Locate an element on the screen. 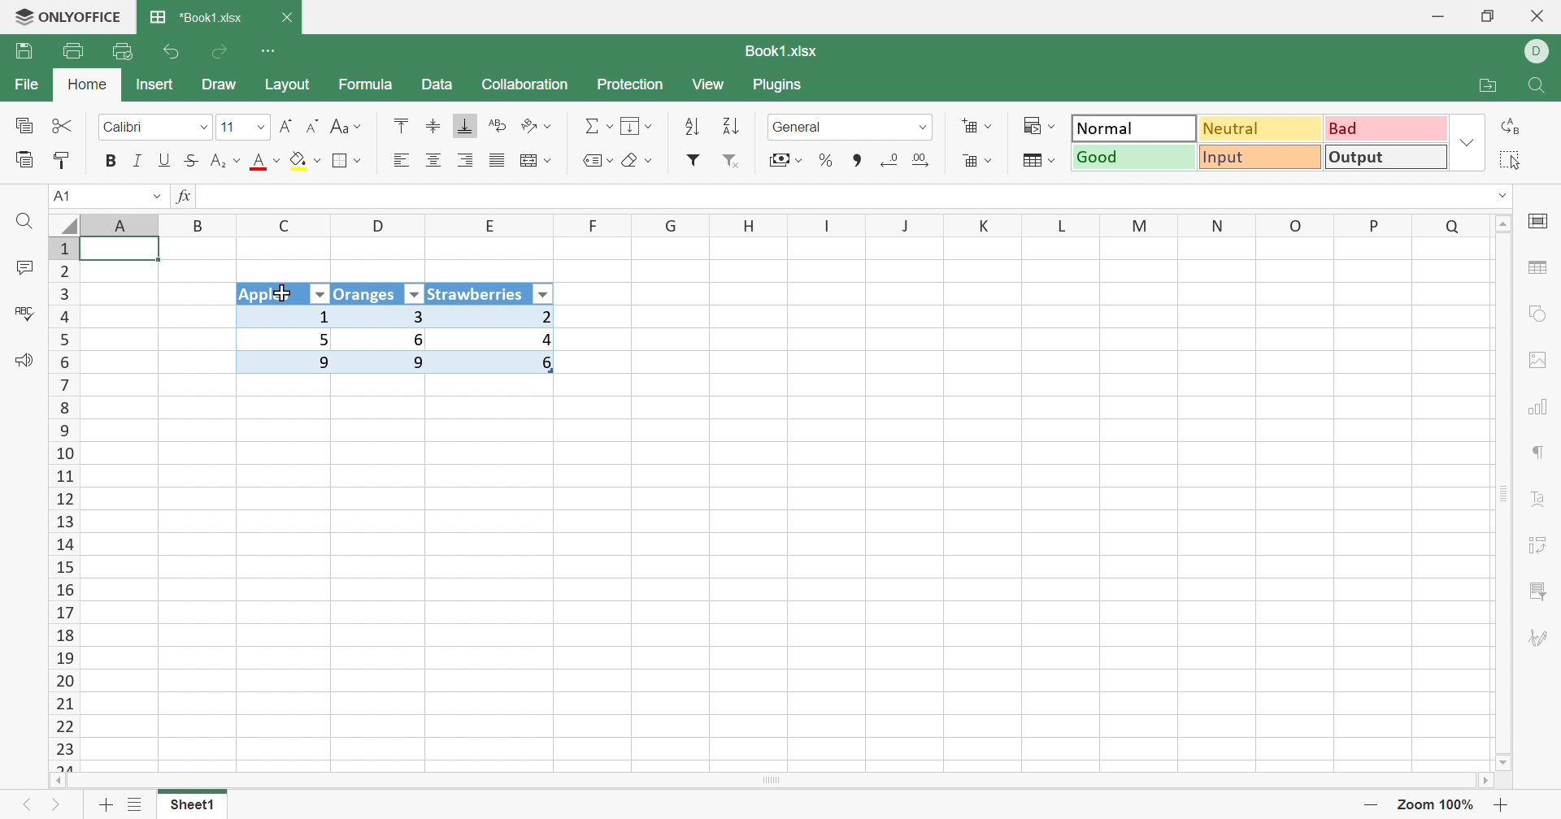 The image size is (1561, 819). D is located at coordinates (1537, 52).